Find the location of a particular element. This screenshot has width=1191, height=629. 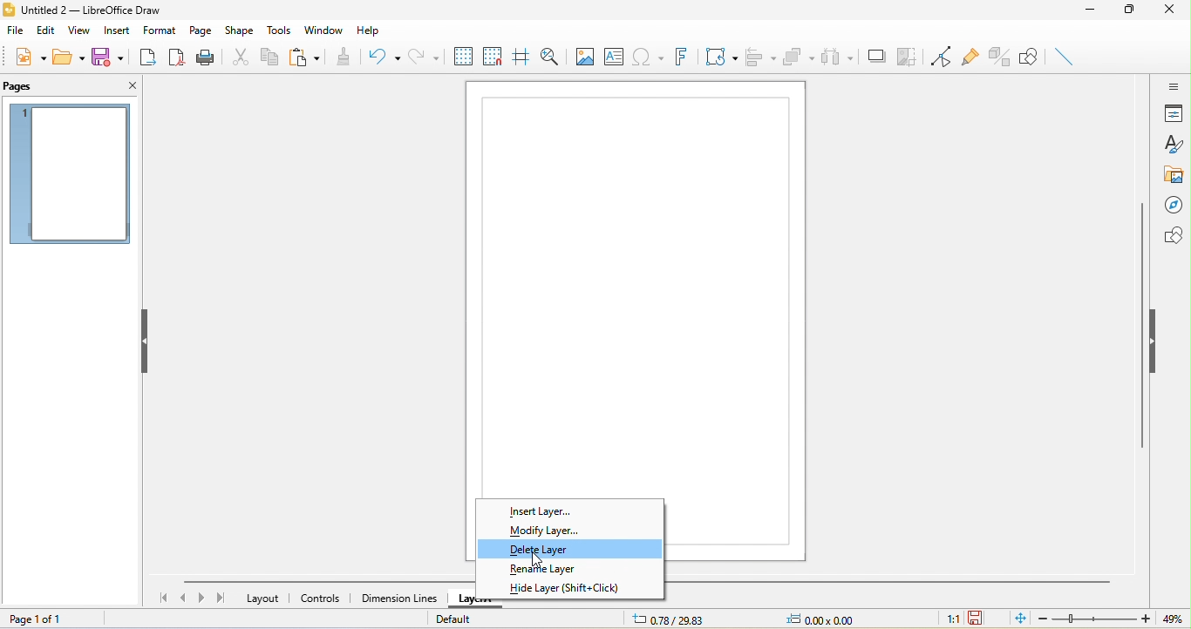

Page Pane is located at coordinates (1000, 57).